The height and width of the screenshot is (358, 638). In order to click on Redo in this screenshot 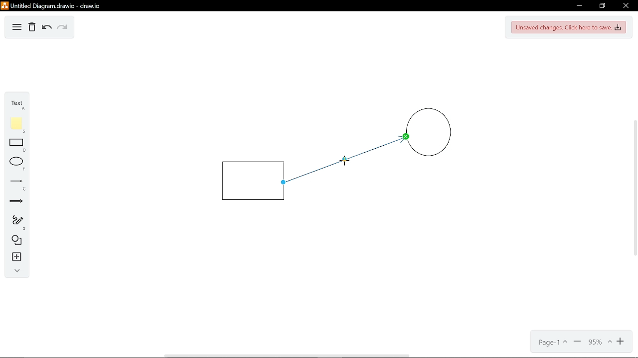, I will do `click(63, 28)`.